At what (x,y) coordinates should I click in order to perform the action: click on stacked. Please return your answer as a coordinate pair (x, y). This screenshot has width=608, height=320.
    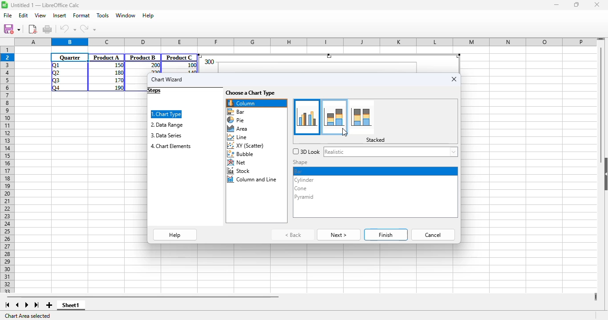
    Looking at the image, I should click on (334, 117).